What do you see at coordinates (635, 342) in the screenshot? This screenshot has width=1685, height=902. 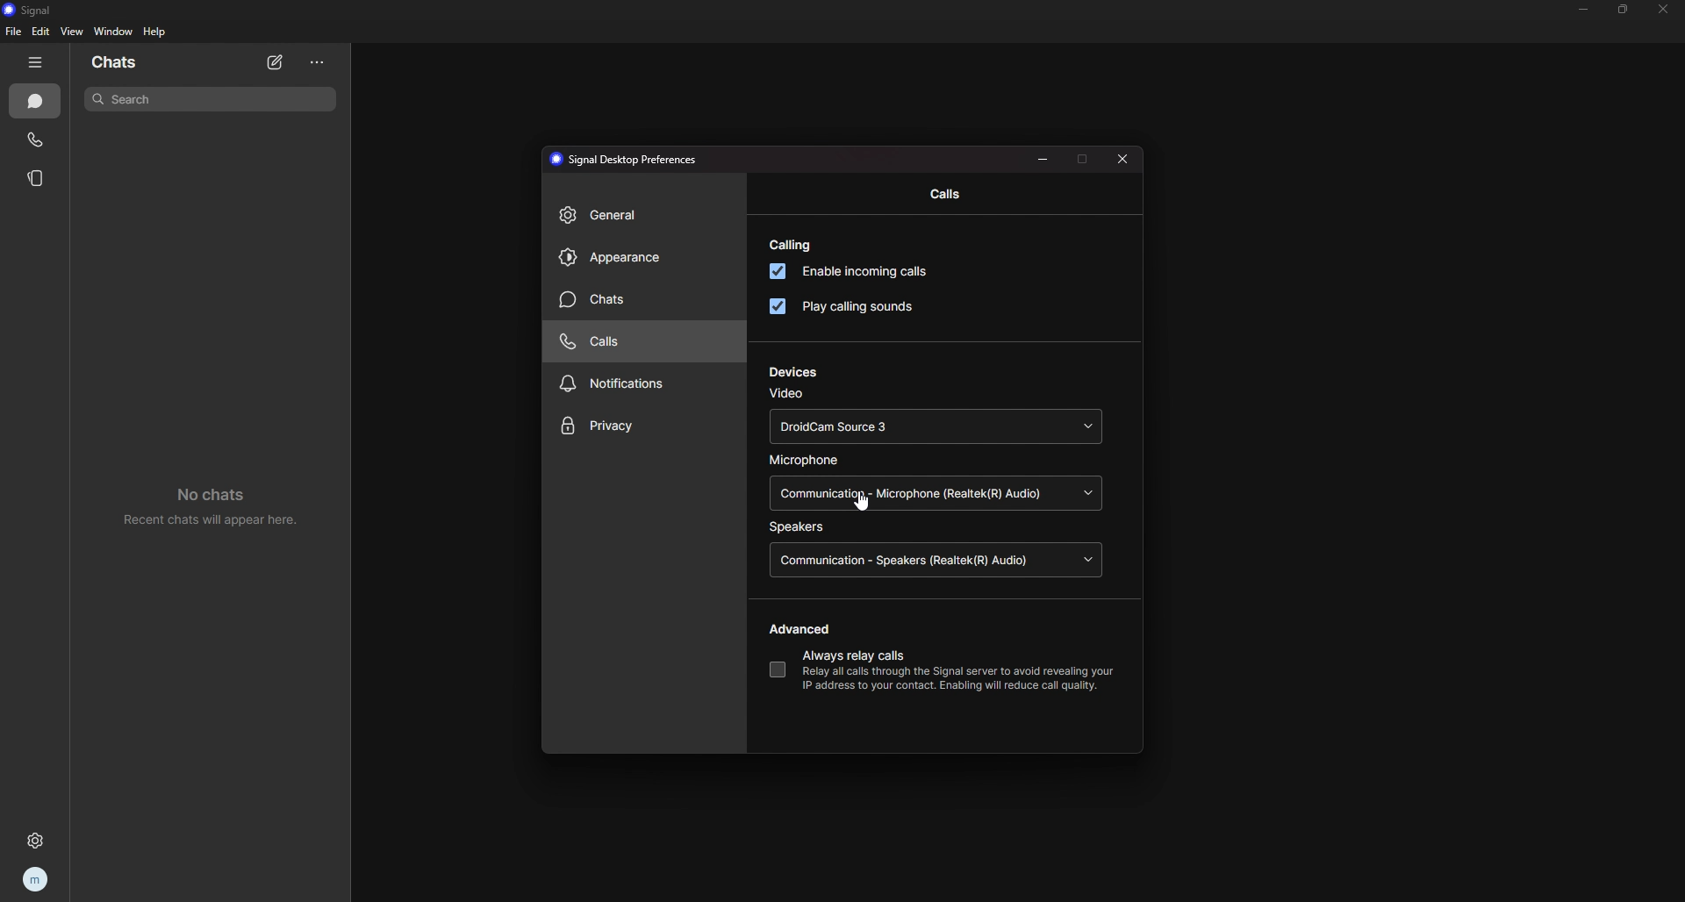 I see `calls` at bounding box center [635, 342].